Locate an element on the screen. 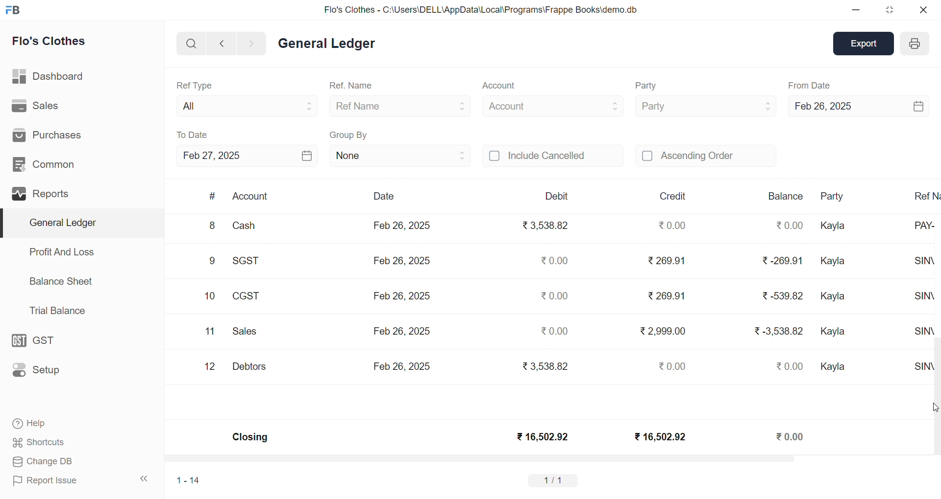  CGST is located at coordinates (248, 297).